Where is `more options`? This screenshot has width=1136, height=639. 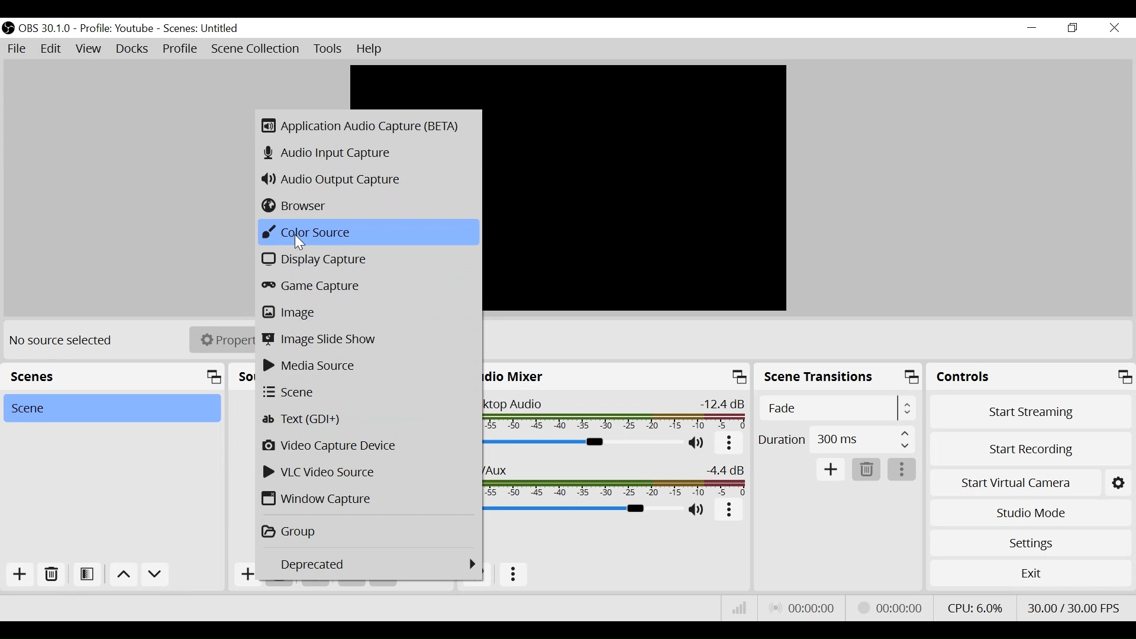
more options is located at coordinates (730, 444).